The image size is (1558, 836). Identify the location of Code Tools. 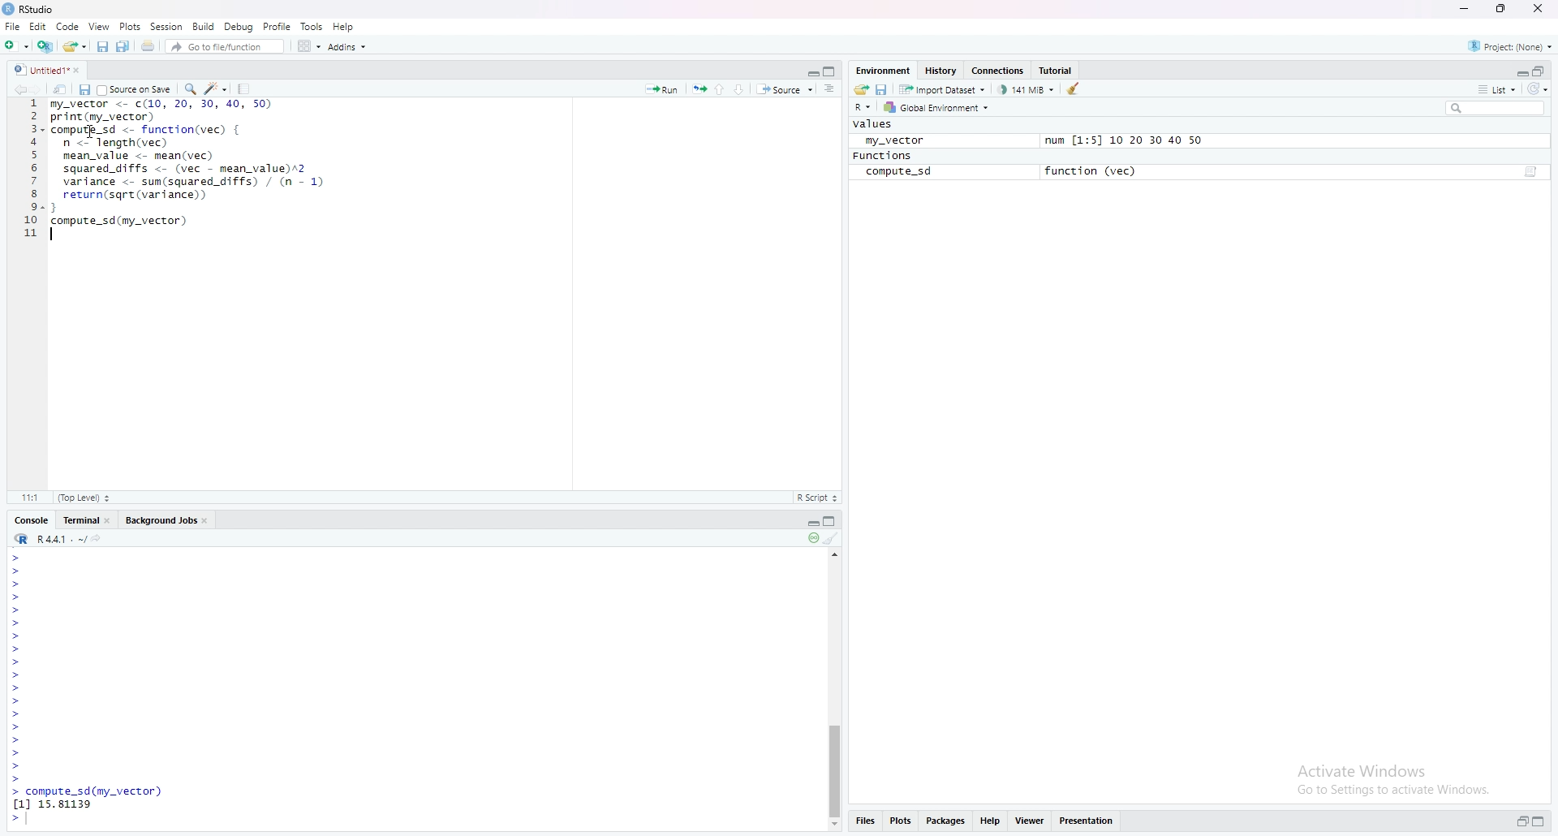
(217, 88).